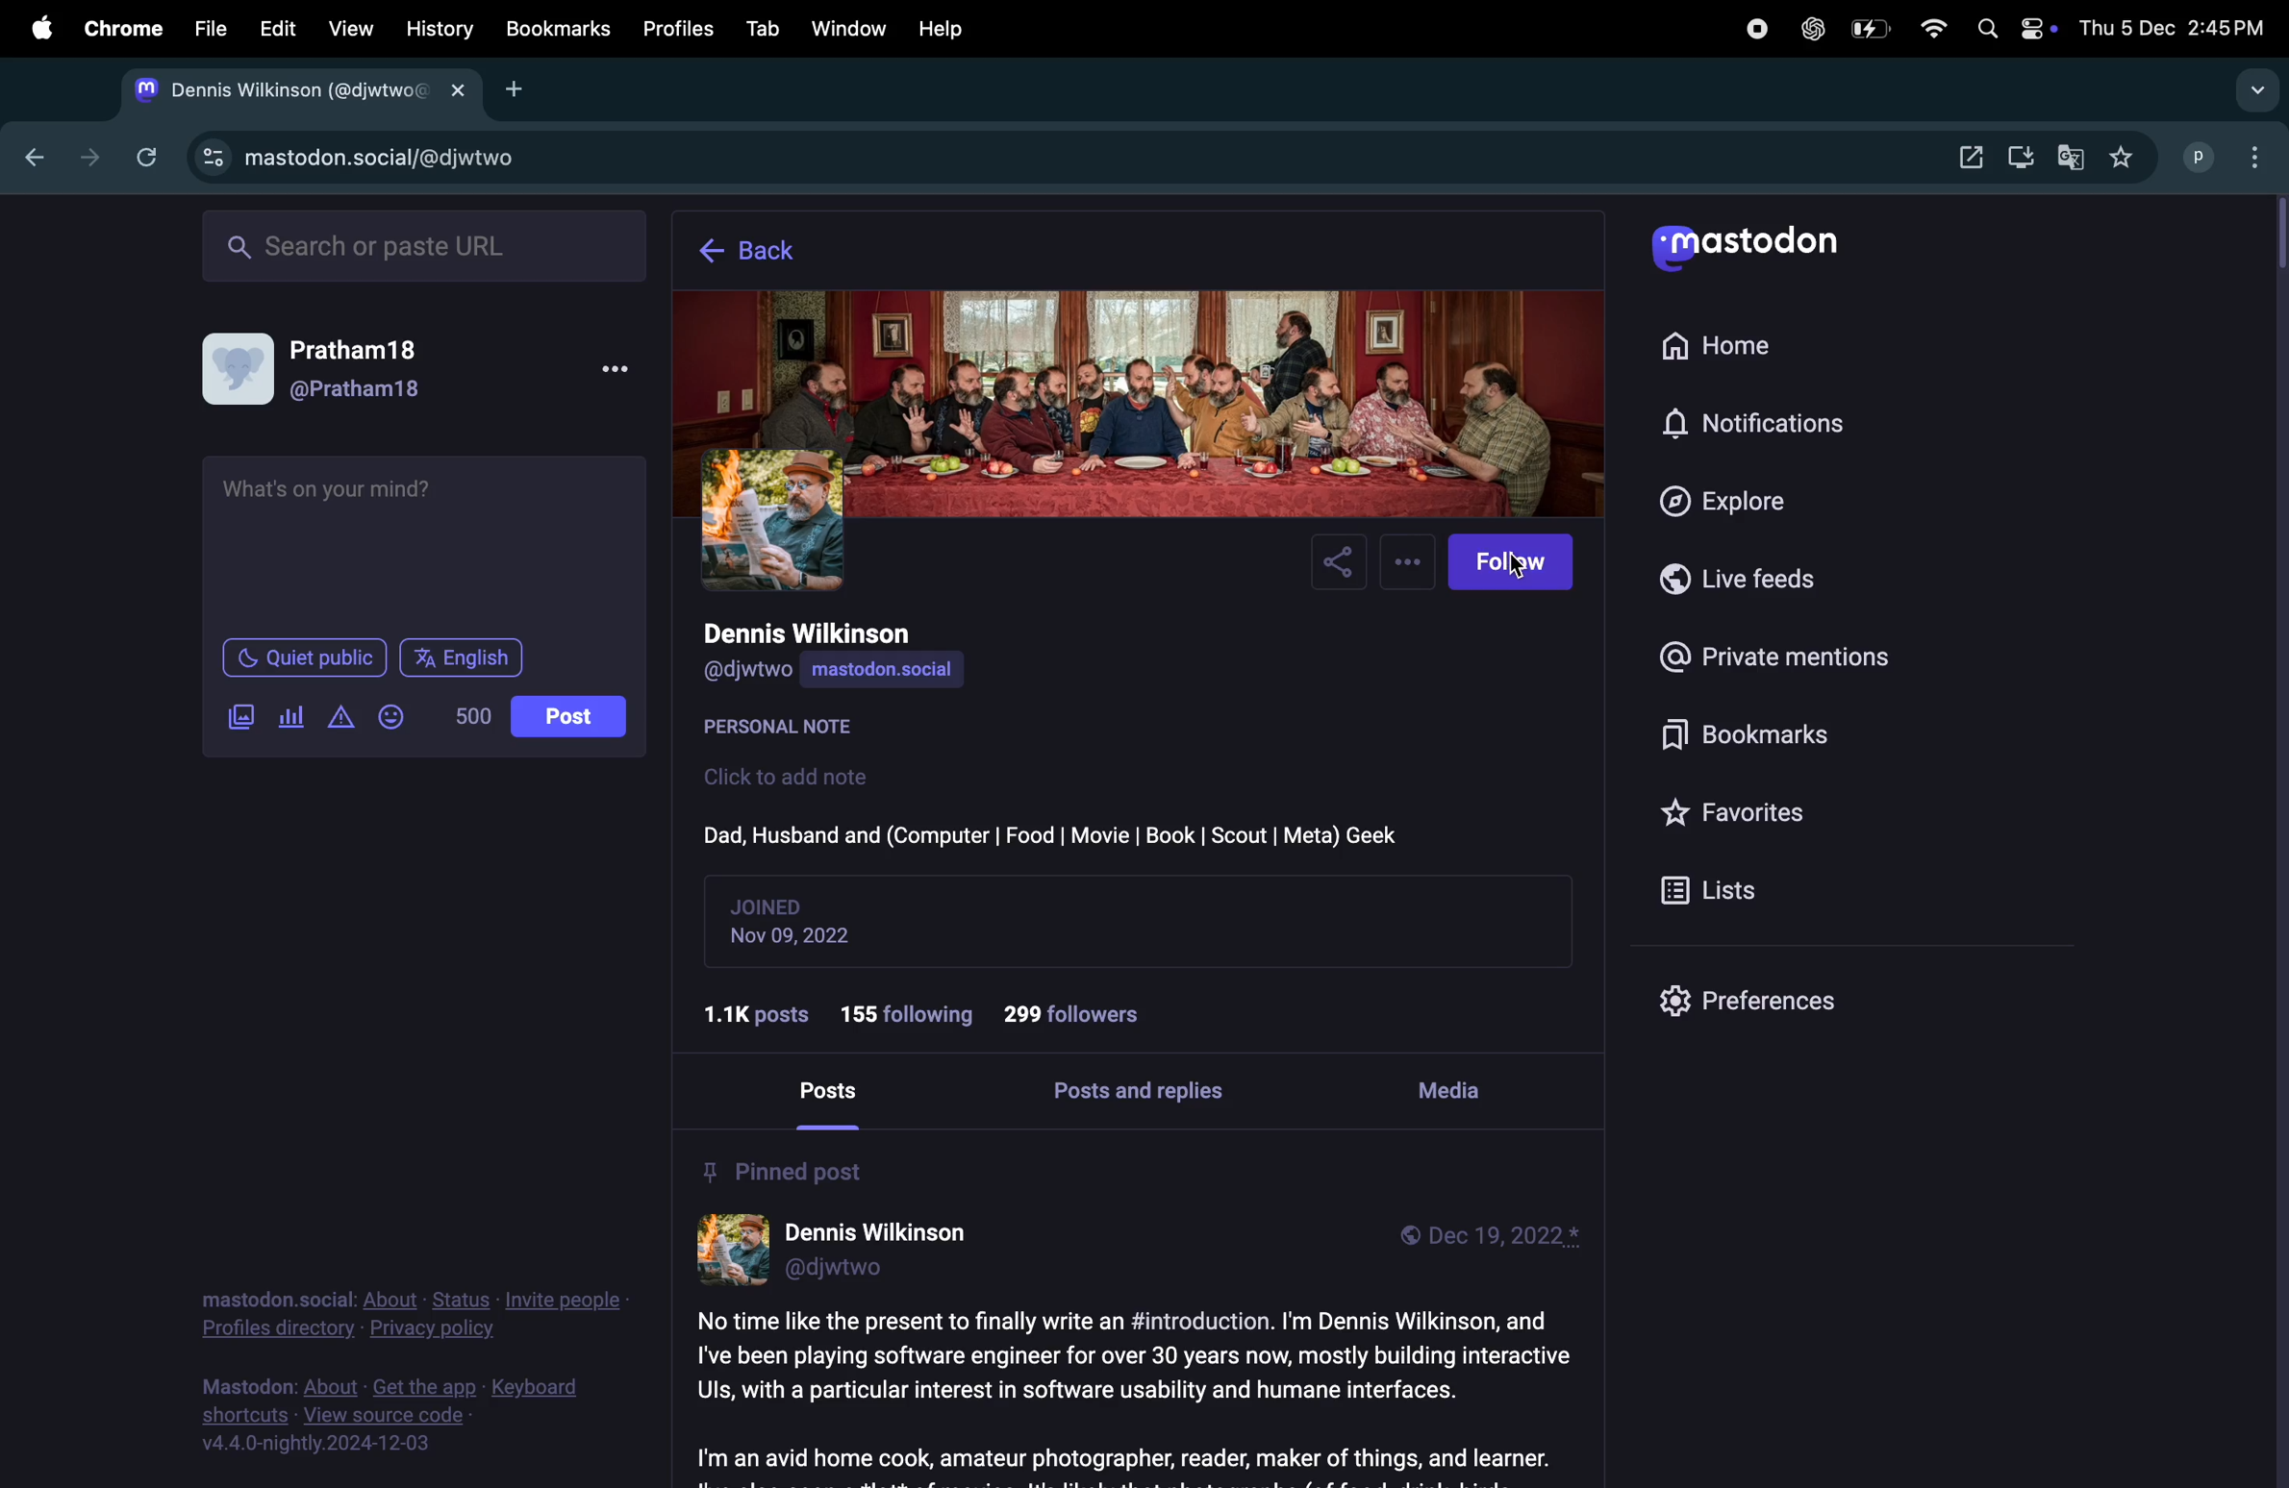  Describe the element at coordinates (340, 720) in the screenshot. I see `alert` at that location.